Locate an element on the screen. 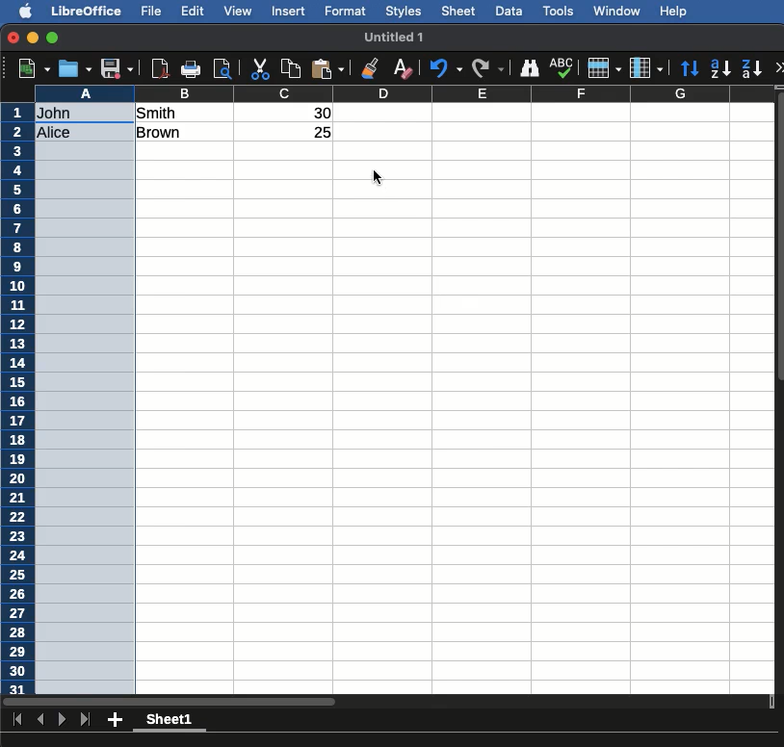  Cut is located at coordinates (261, 66).